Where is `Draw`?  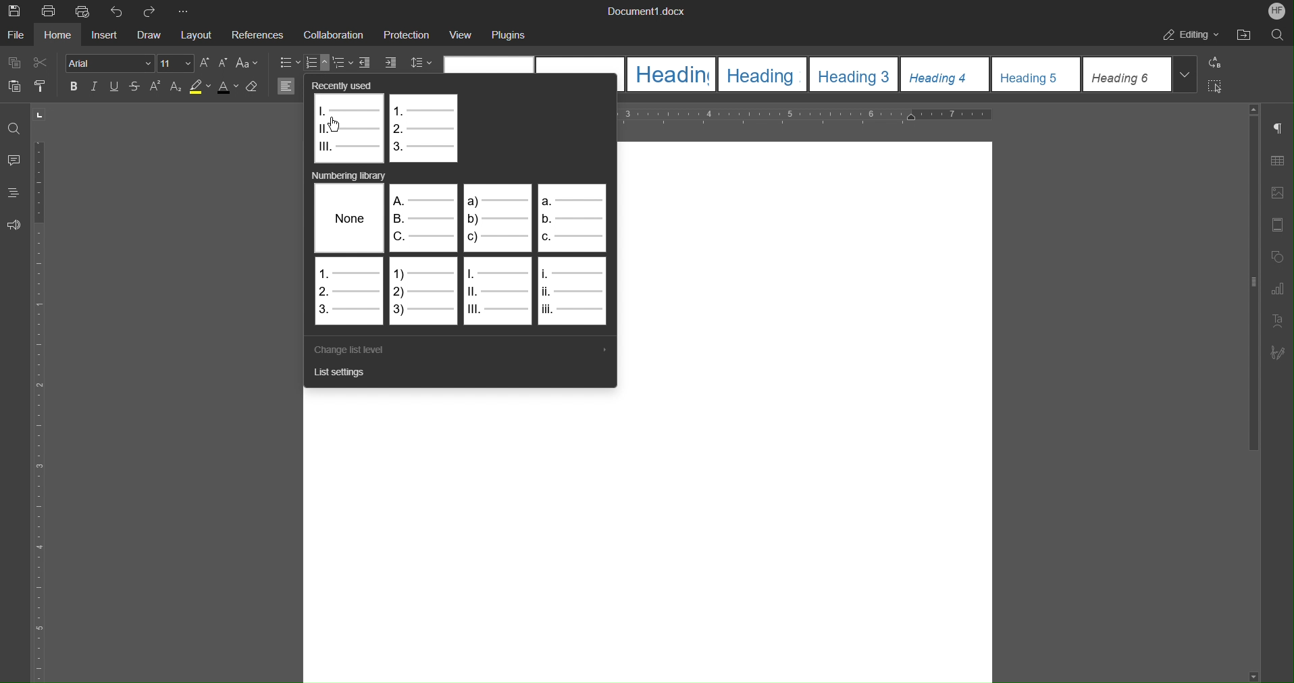 Draw is located at coordinates (149, 35).